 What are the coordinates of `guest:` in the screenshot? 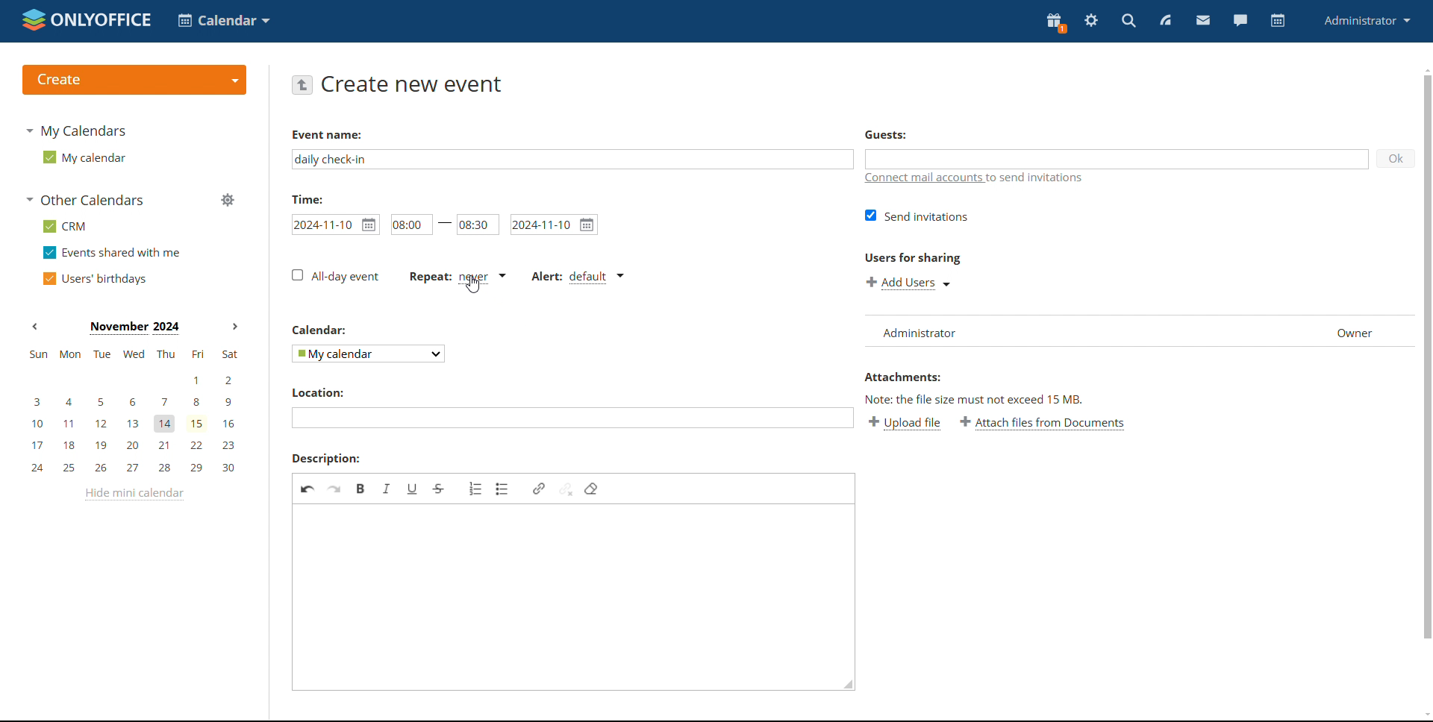 It's located at (899, 133).